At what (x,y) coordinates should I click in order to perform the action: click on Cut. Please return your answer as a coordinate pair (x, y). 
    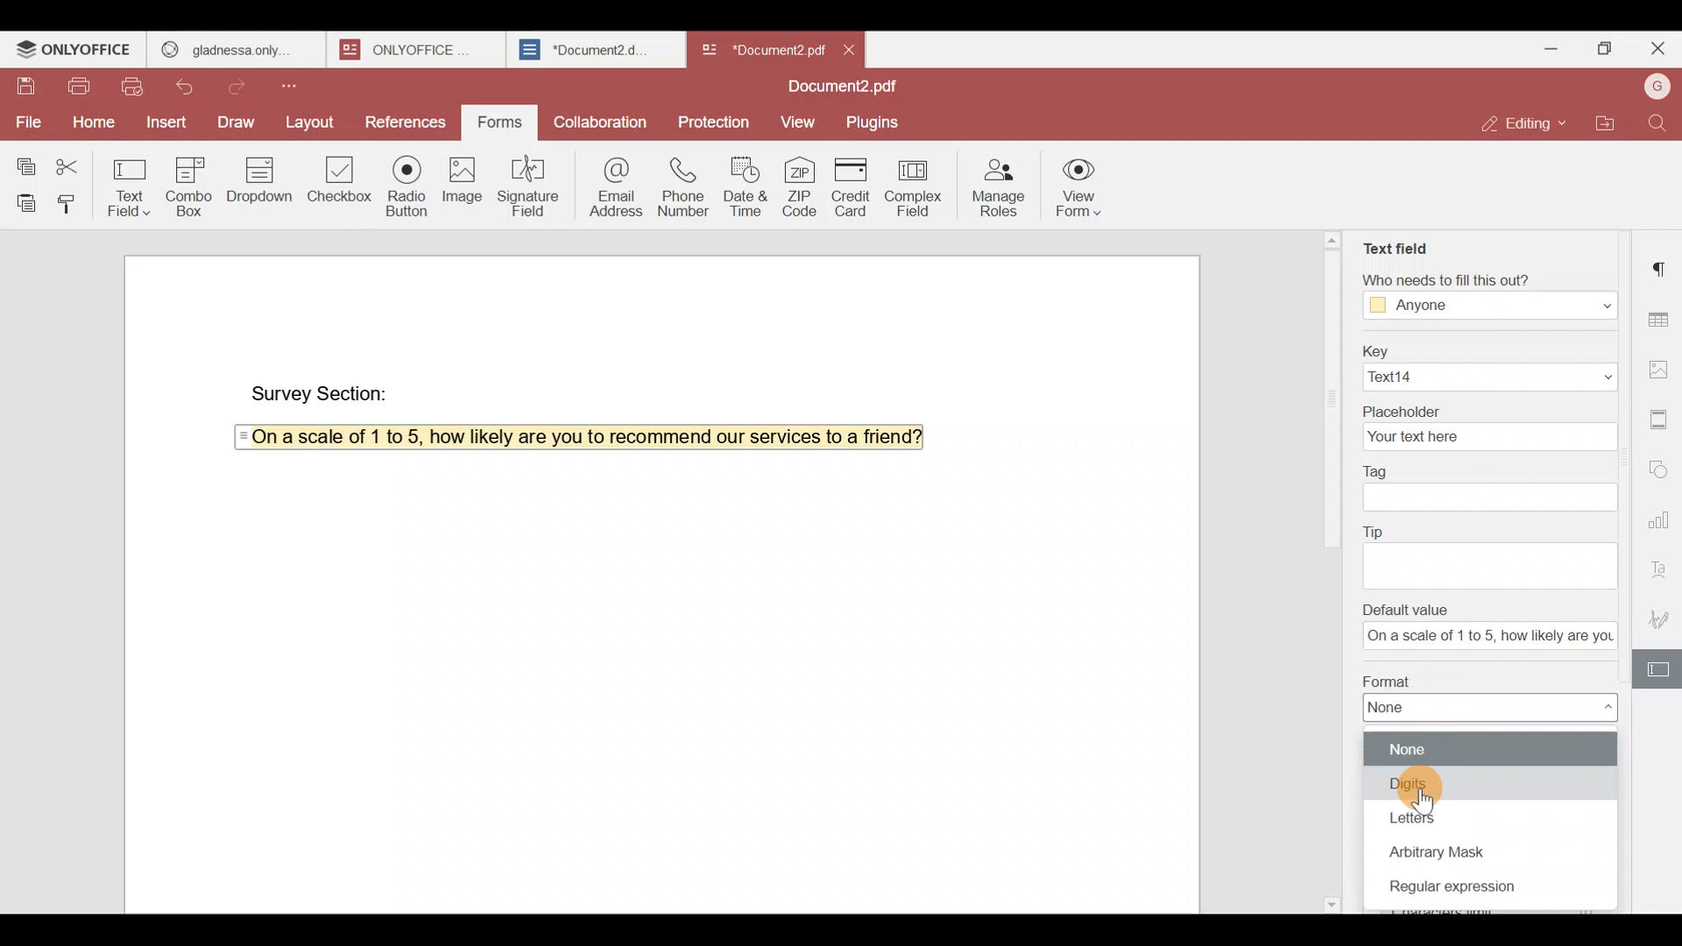
    Looking at the image, I should click on (74, 161).